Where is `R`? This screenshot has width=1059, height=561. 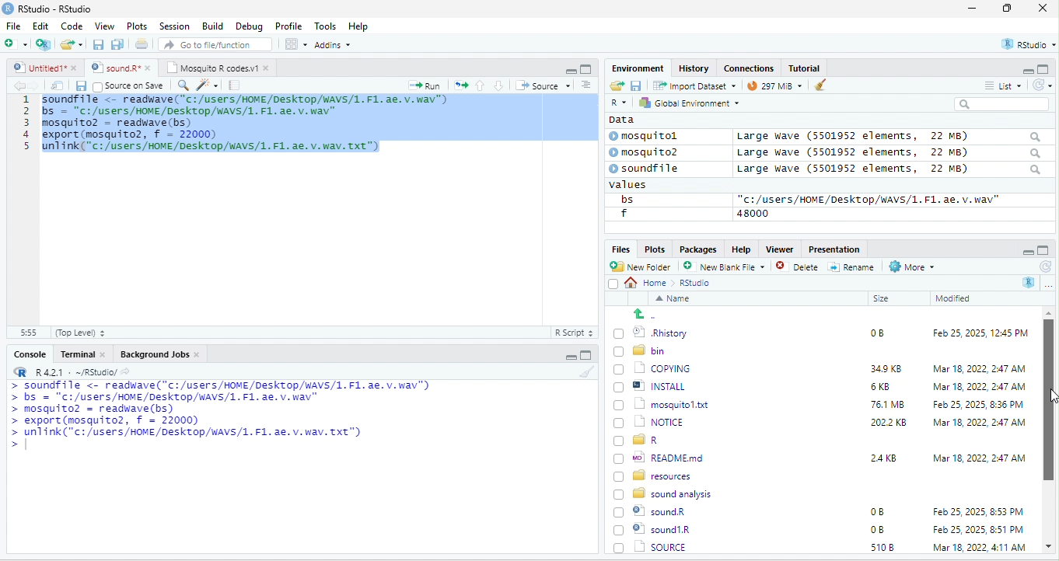
R is located at coordinates (617, 103).